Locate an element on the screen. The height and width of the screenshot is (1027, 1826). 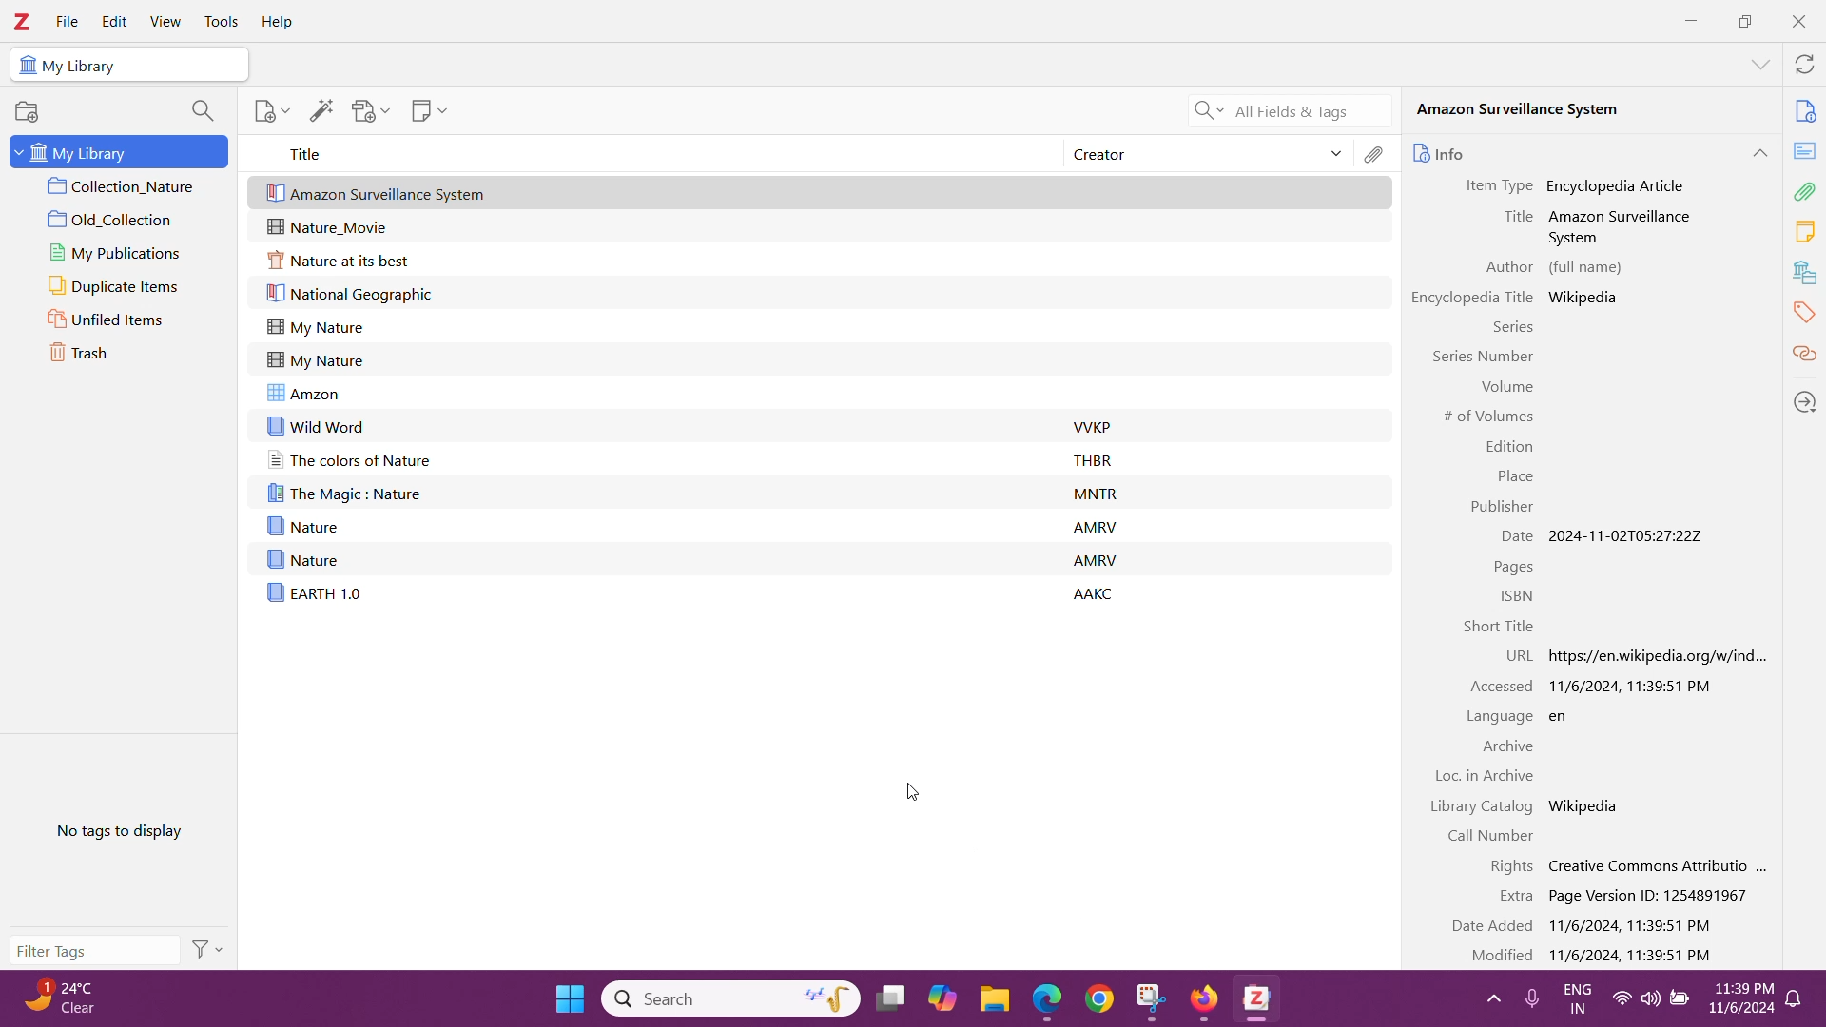
Locate is located at coordinates (1804, 403).